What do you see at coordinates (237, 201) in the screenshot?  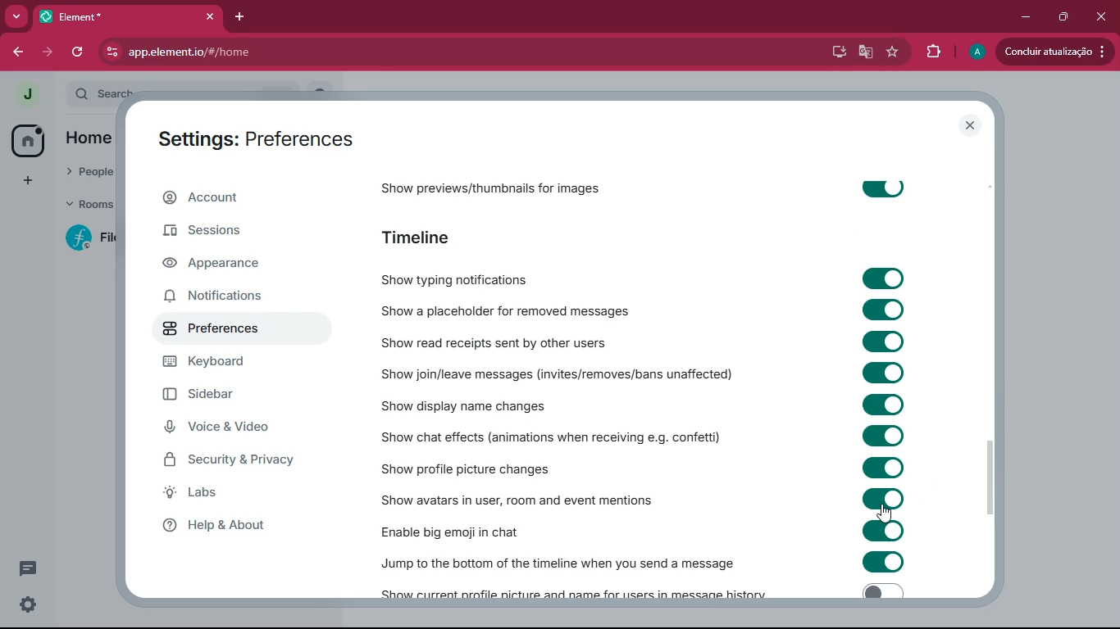 I see `account` at bounding box center [237, 201].